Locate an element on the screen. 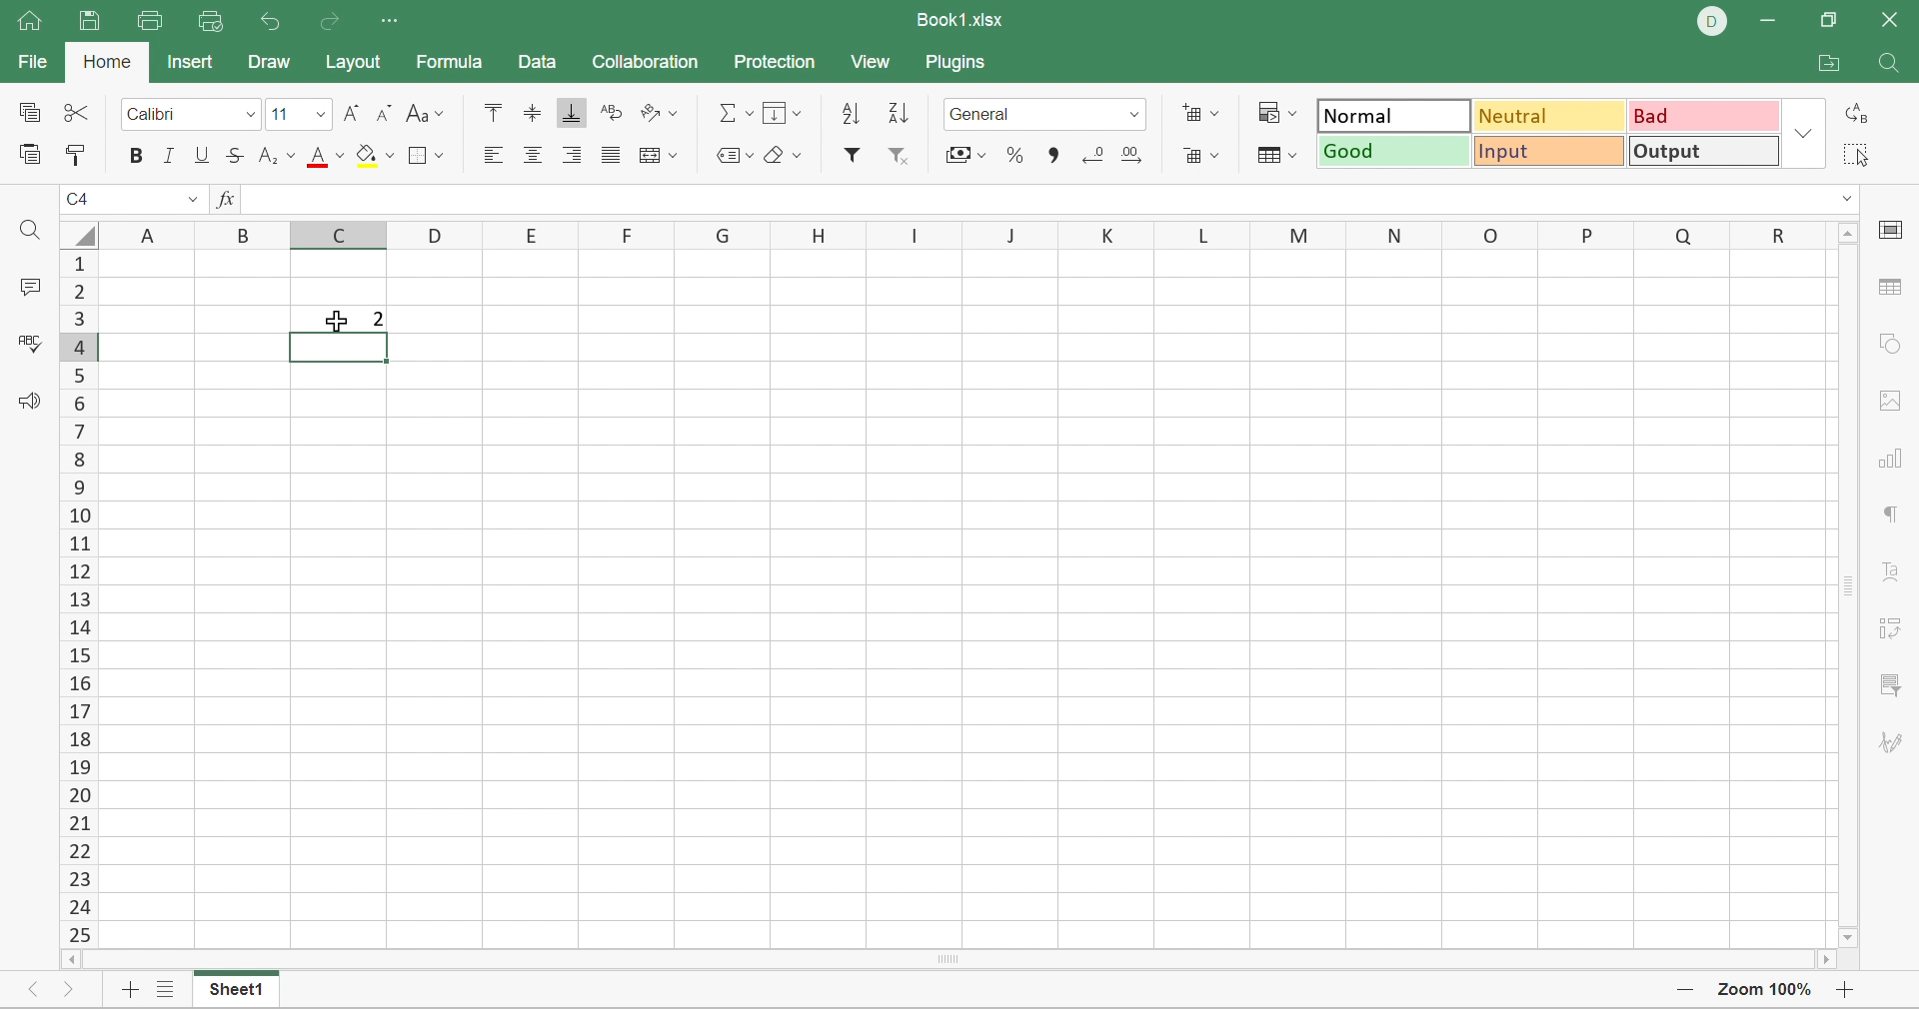  Plugins is located at coordinates (959, 69).